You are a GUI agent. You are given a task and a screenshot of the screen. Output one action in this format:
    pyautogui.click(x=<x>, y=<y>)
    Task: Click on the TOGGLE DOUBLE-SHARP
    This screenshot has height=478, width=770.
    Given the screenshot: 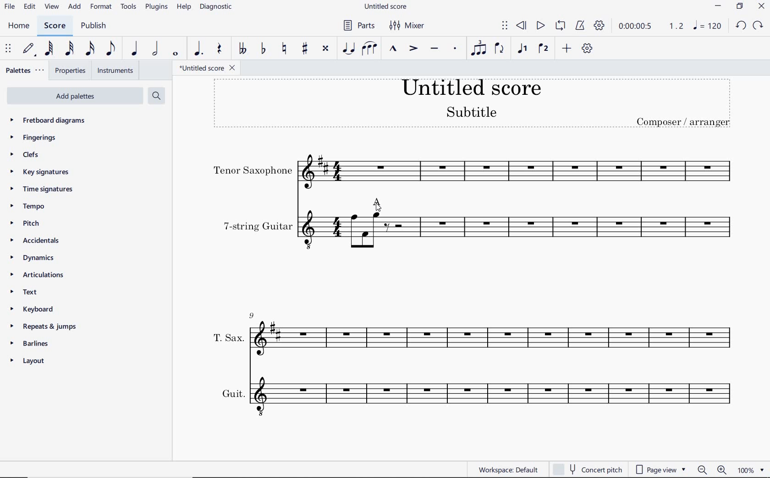 What is the action you would take?
    pyautogui.click(x=325, y=48)
    